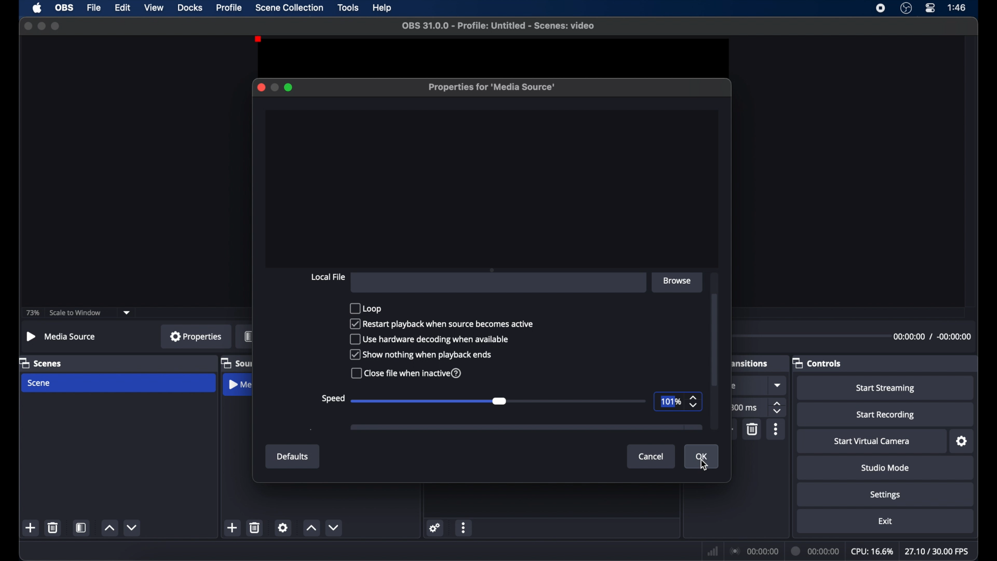 The image size is (997, 561). I want to click on scene filters, so click(81, 527).